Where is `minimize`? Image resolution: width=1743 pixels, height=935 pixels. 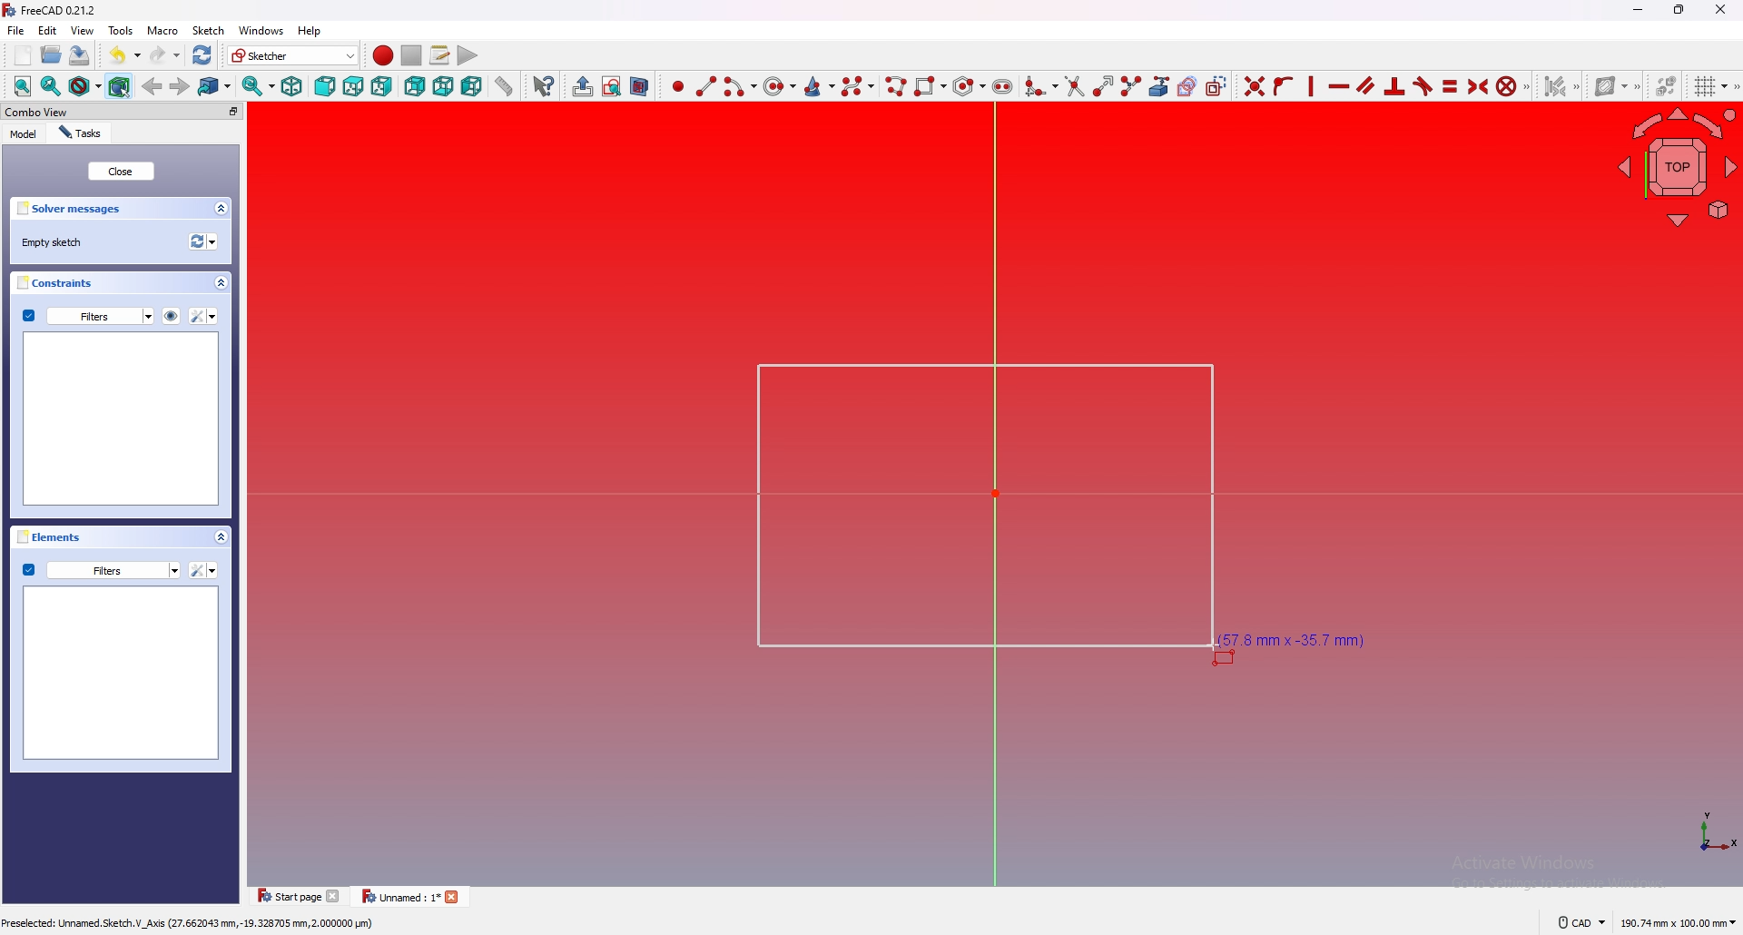
minimize is located at coordinates (1637, 12).